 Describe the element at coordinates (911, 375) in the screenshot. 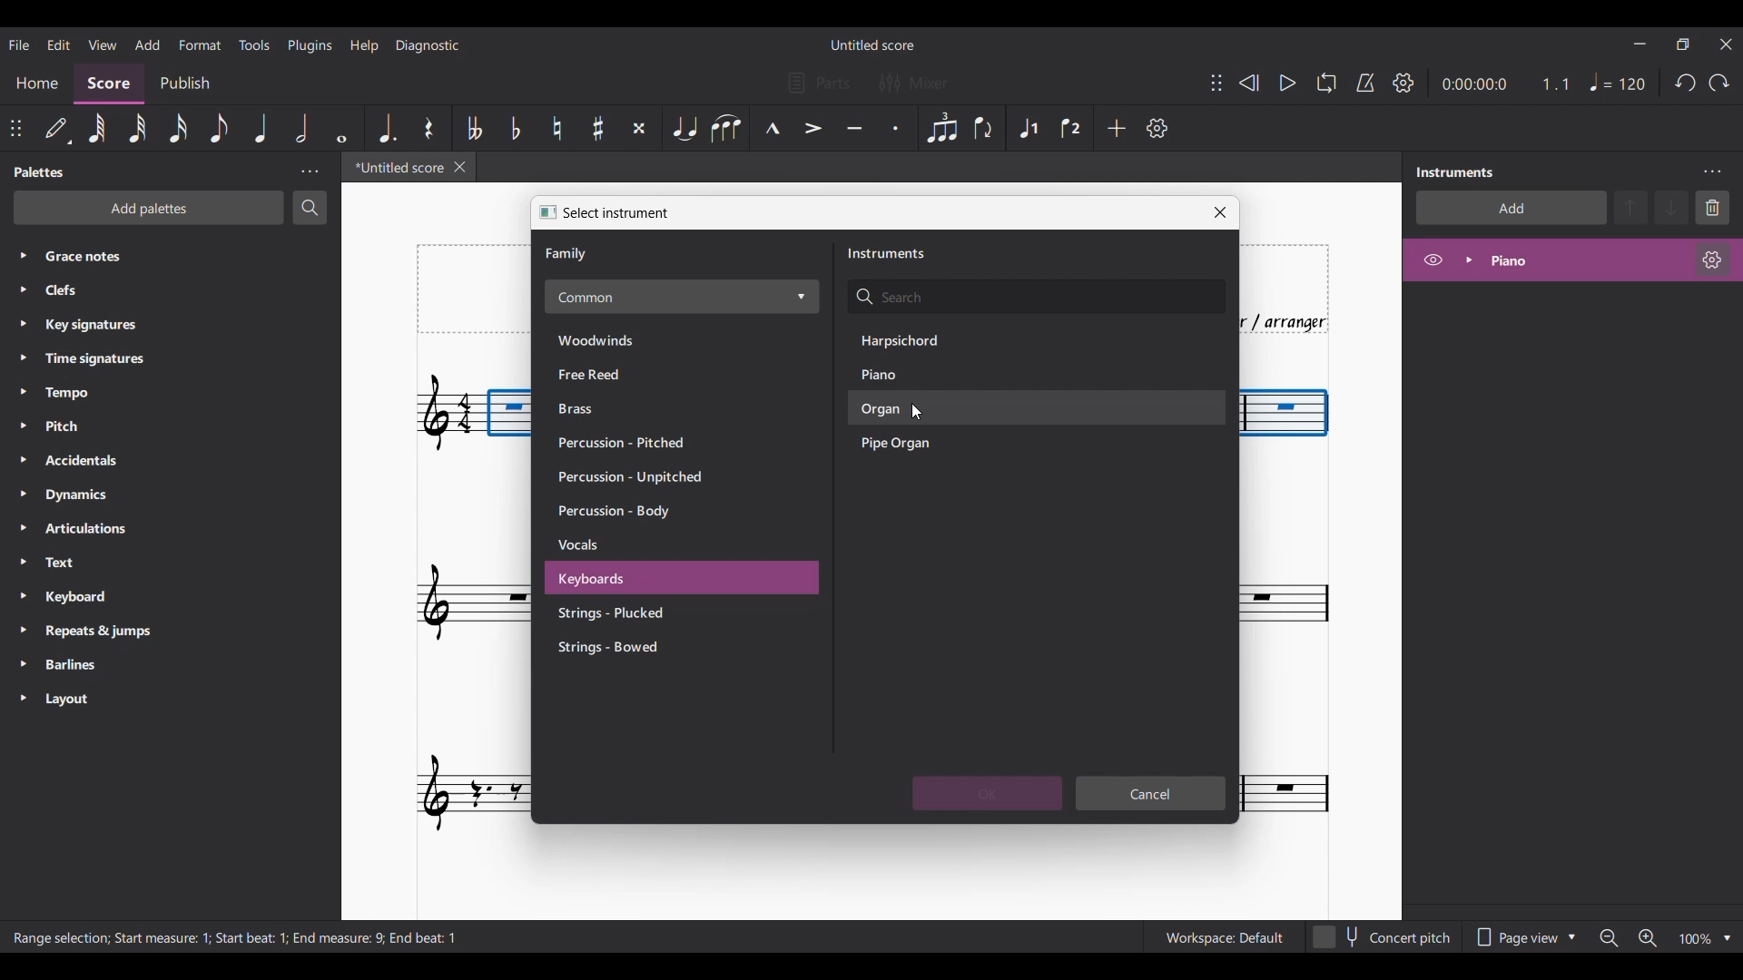

I see `Piano` at that location.